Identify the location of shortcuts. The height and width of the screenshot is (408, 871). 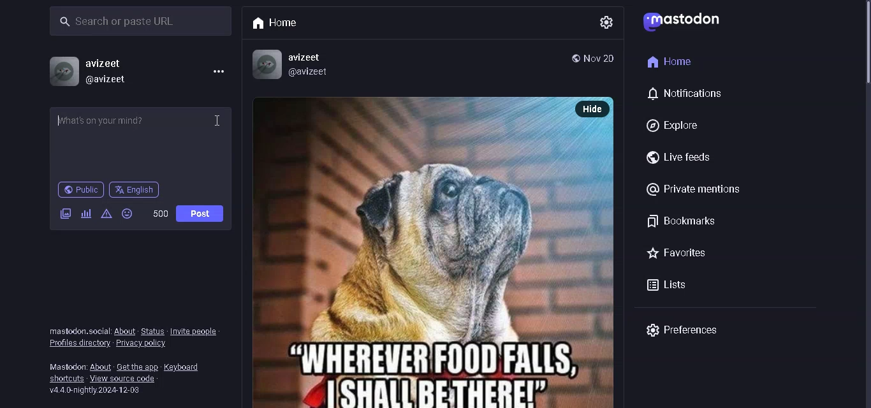
(66, 379).